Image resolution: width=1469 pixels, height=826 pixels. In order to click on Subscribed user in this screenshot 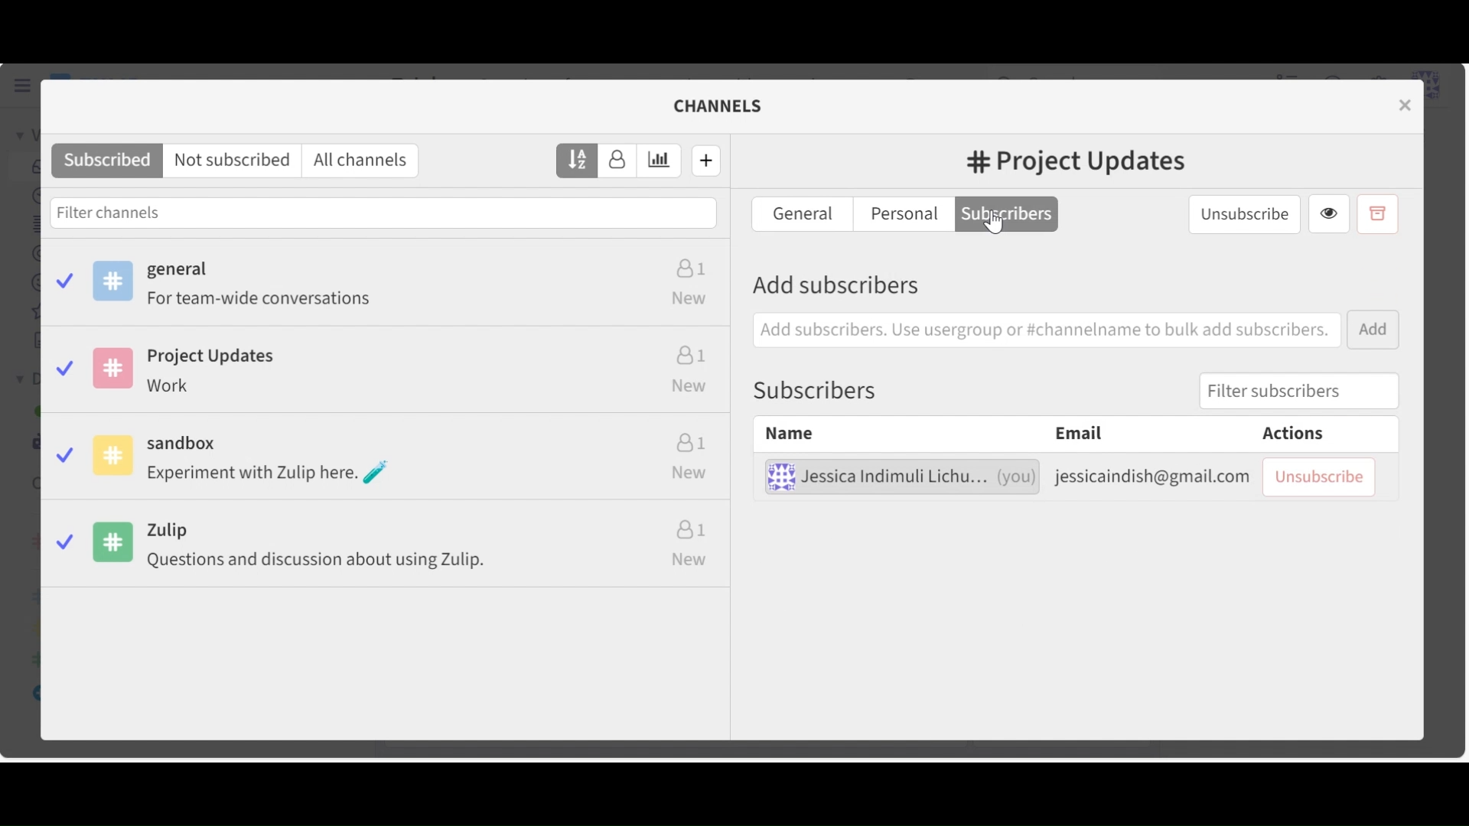, I will do `click(1067, 479)`.